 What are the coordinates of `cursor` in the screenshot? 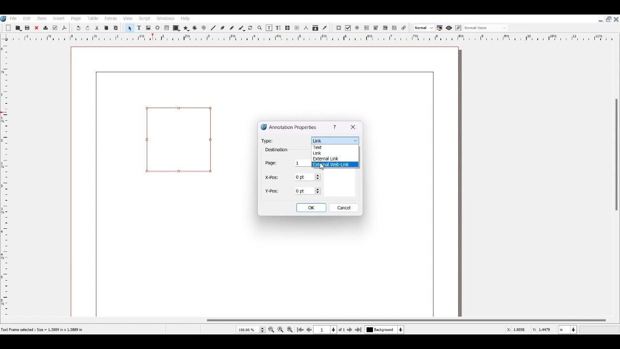 It's located at (324, 167).